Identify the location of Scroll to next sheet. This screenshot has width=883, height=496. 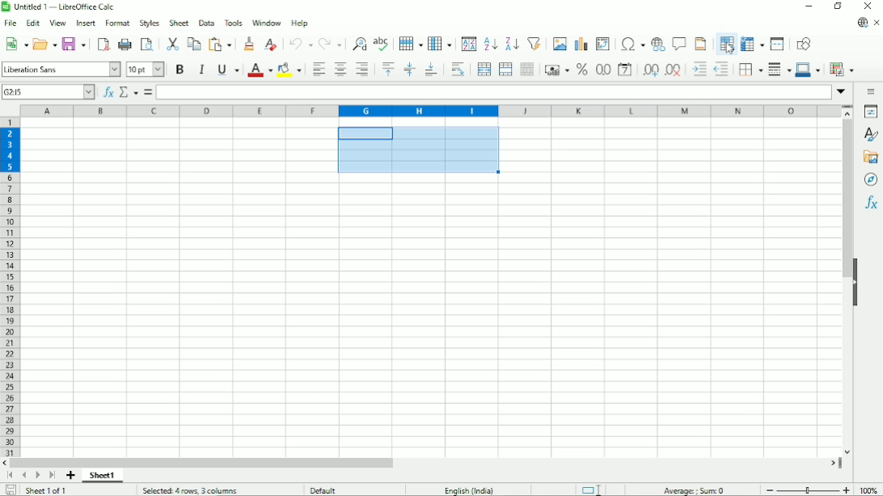
(36, 475).